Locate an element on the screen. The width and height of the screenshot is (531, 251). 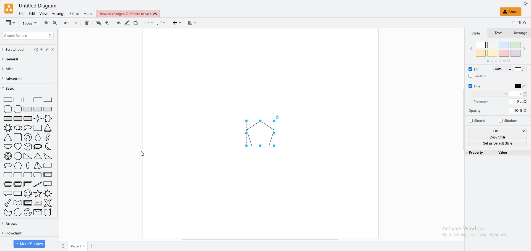
cloud rectangle is located at coordinates (37, 128).